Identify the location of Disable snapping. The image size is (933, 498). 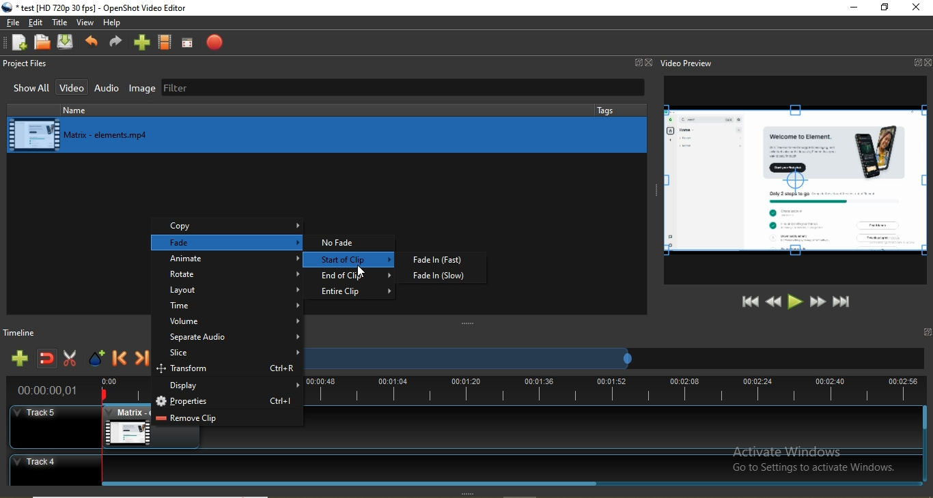
(48, 360).